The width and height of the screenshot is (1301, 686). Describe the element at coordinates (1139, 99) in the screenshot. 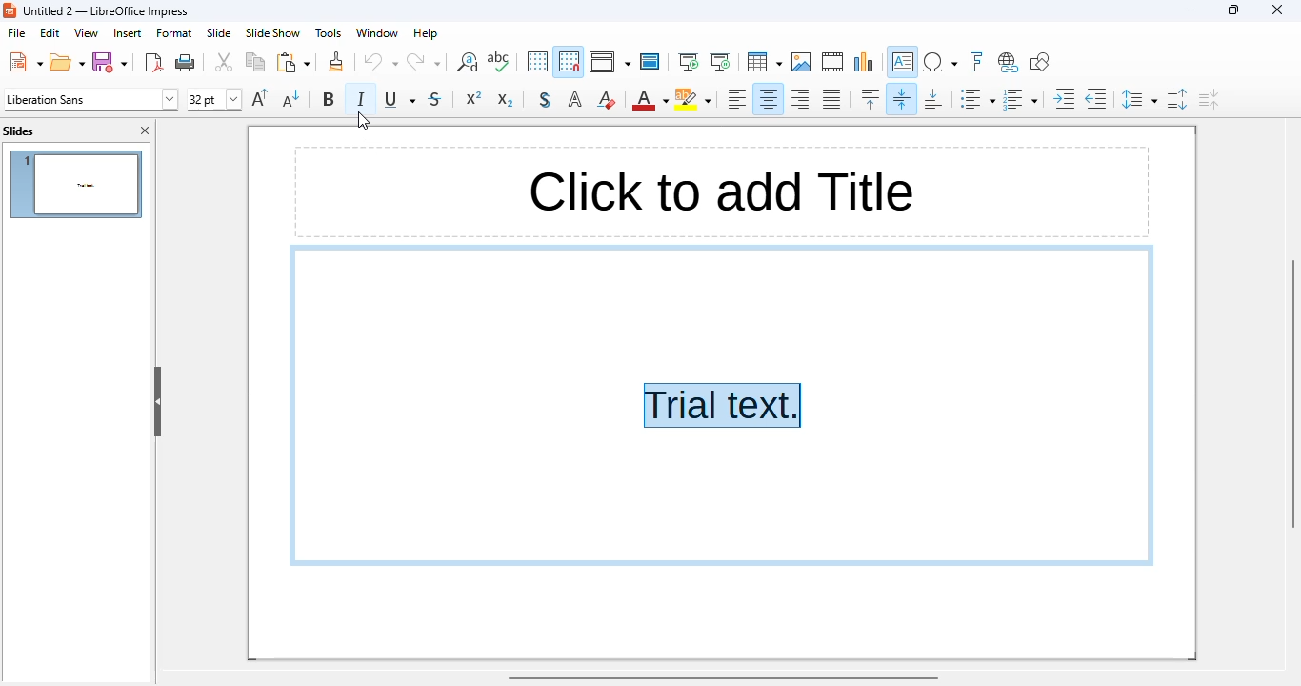

I see `set line spacing` at that location.